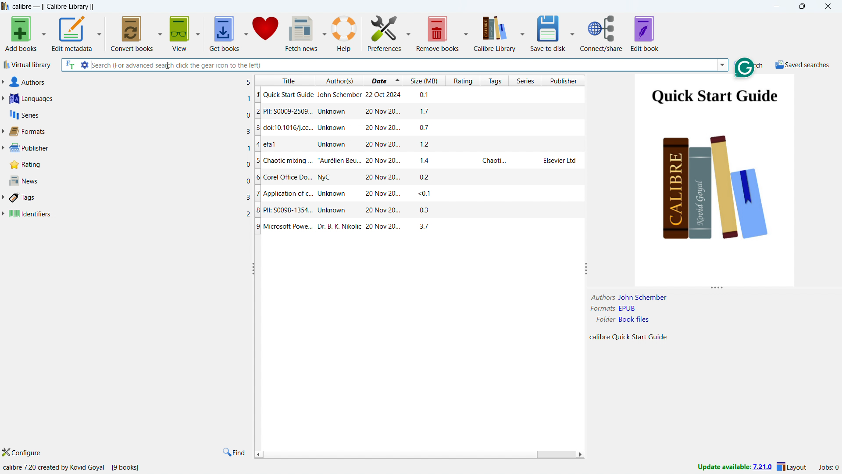 This screenshot has height=474, width=842. Describe the element at coordinates (160, 32) in the screenshot. I see `convert books options` at that location.